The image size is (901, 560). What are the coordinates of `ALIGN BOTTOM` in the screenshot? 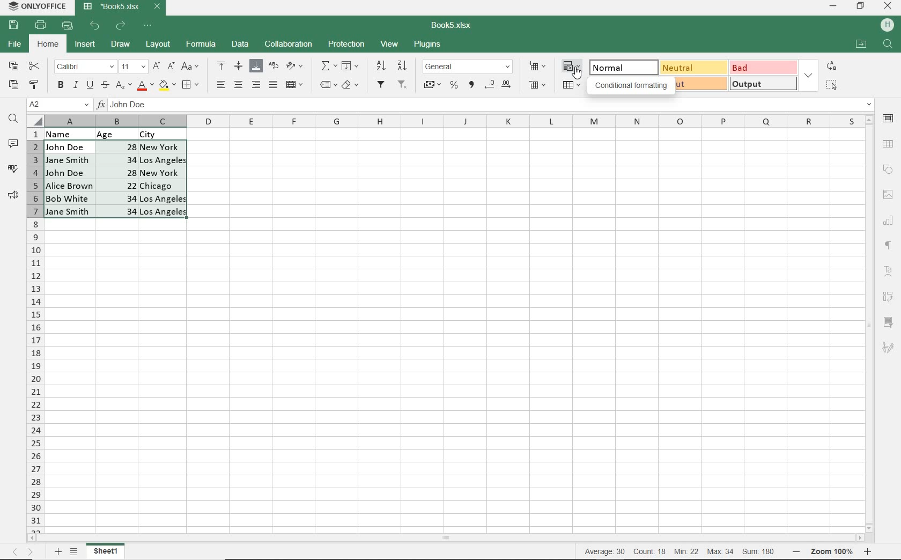 It's located at (256, 66).